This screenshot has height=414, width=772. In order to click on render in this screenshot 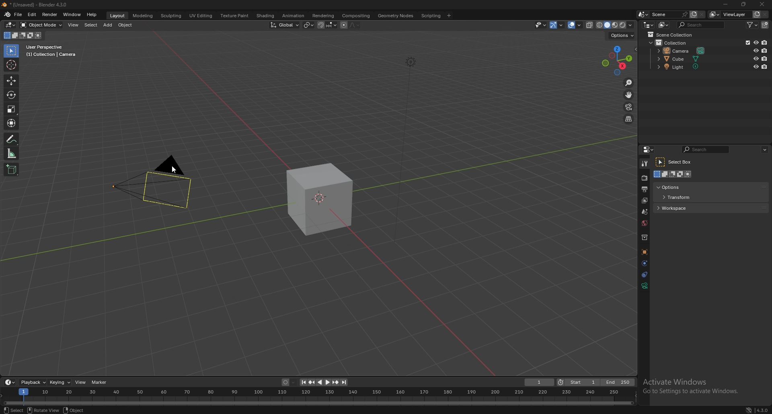, I will do `click(644, 178)`.